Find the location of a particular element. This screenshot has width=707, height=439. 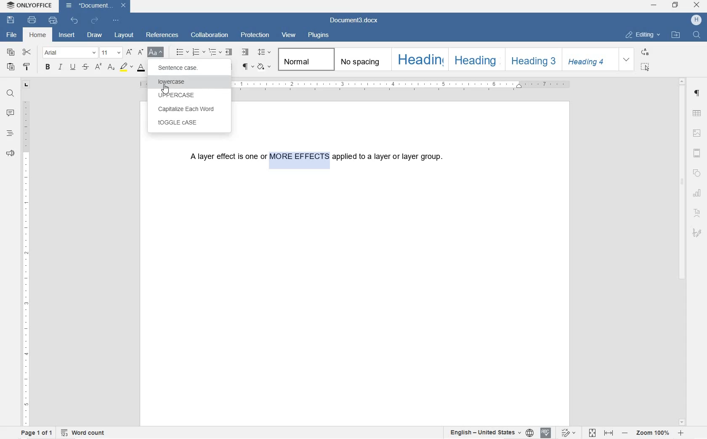

HP is located at coordinates (697, 20).